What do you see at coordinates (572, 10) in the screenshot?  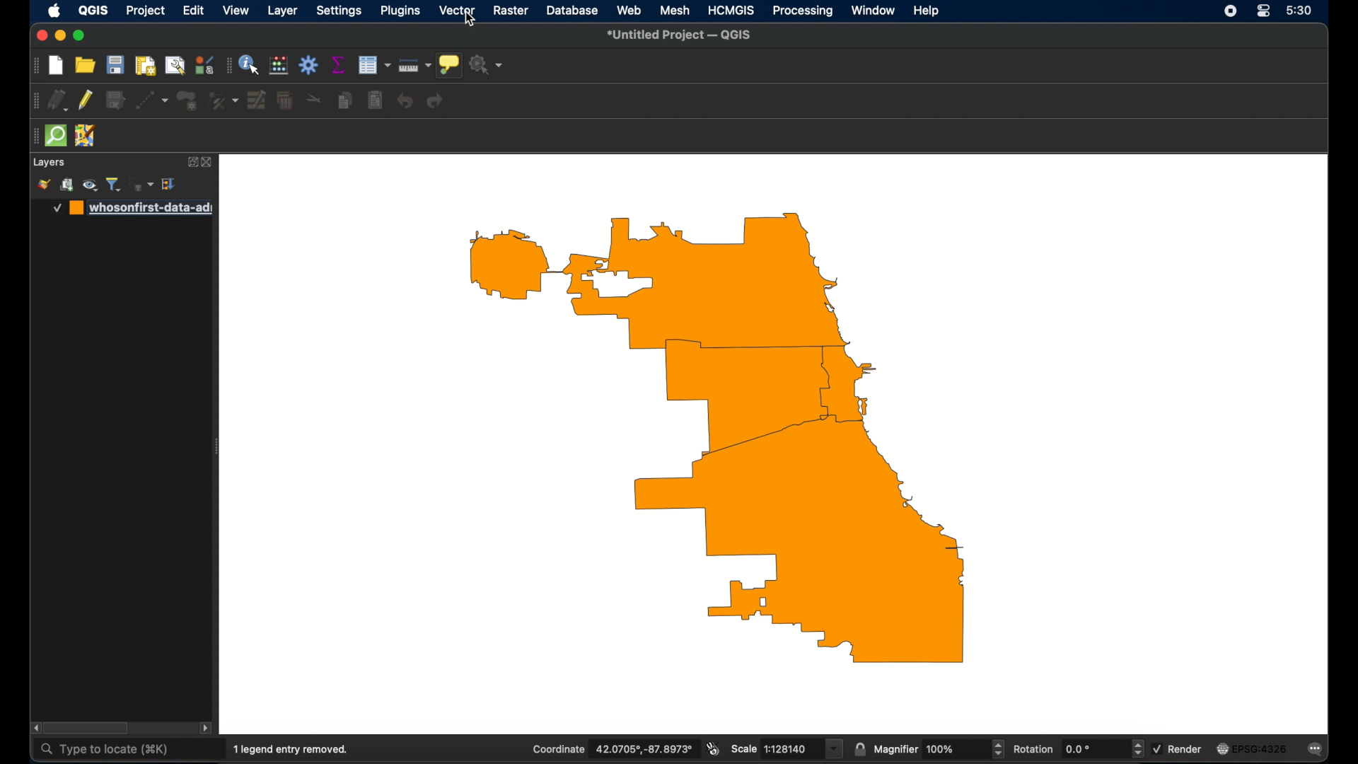 I see `database` at bounding box center [572, 10].